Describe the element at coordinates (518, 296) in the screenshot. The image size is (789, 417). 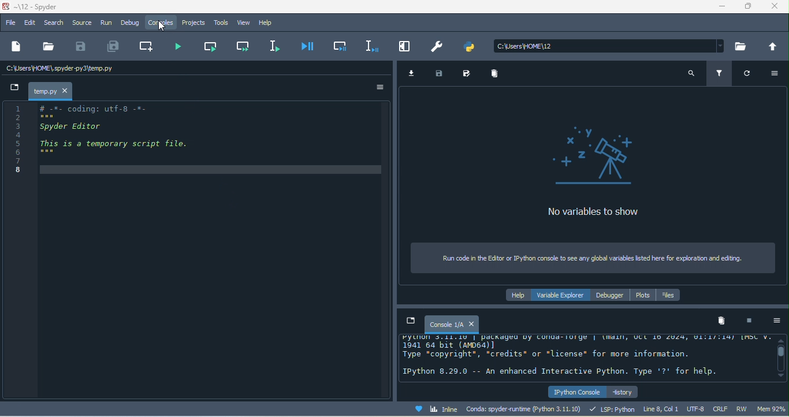
I see `help` at that location.